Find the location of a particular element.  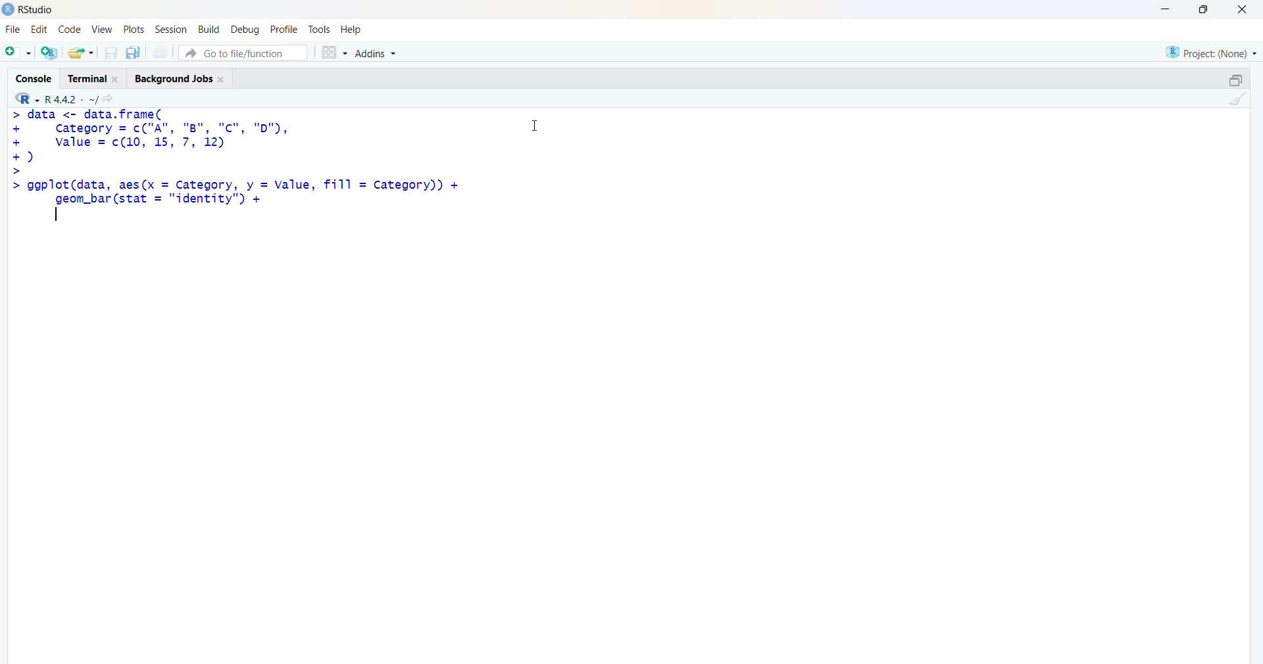

grid view is located at coordinates (334, 52).